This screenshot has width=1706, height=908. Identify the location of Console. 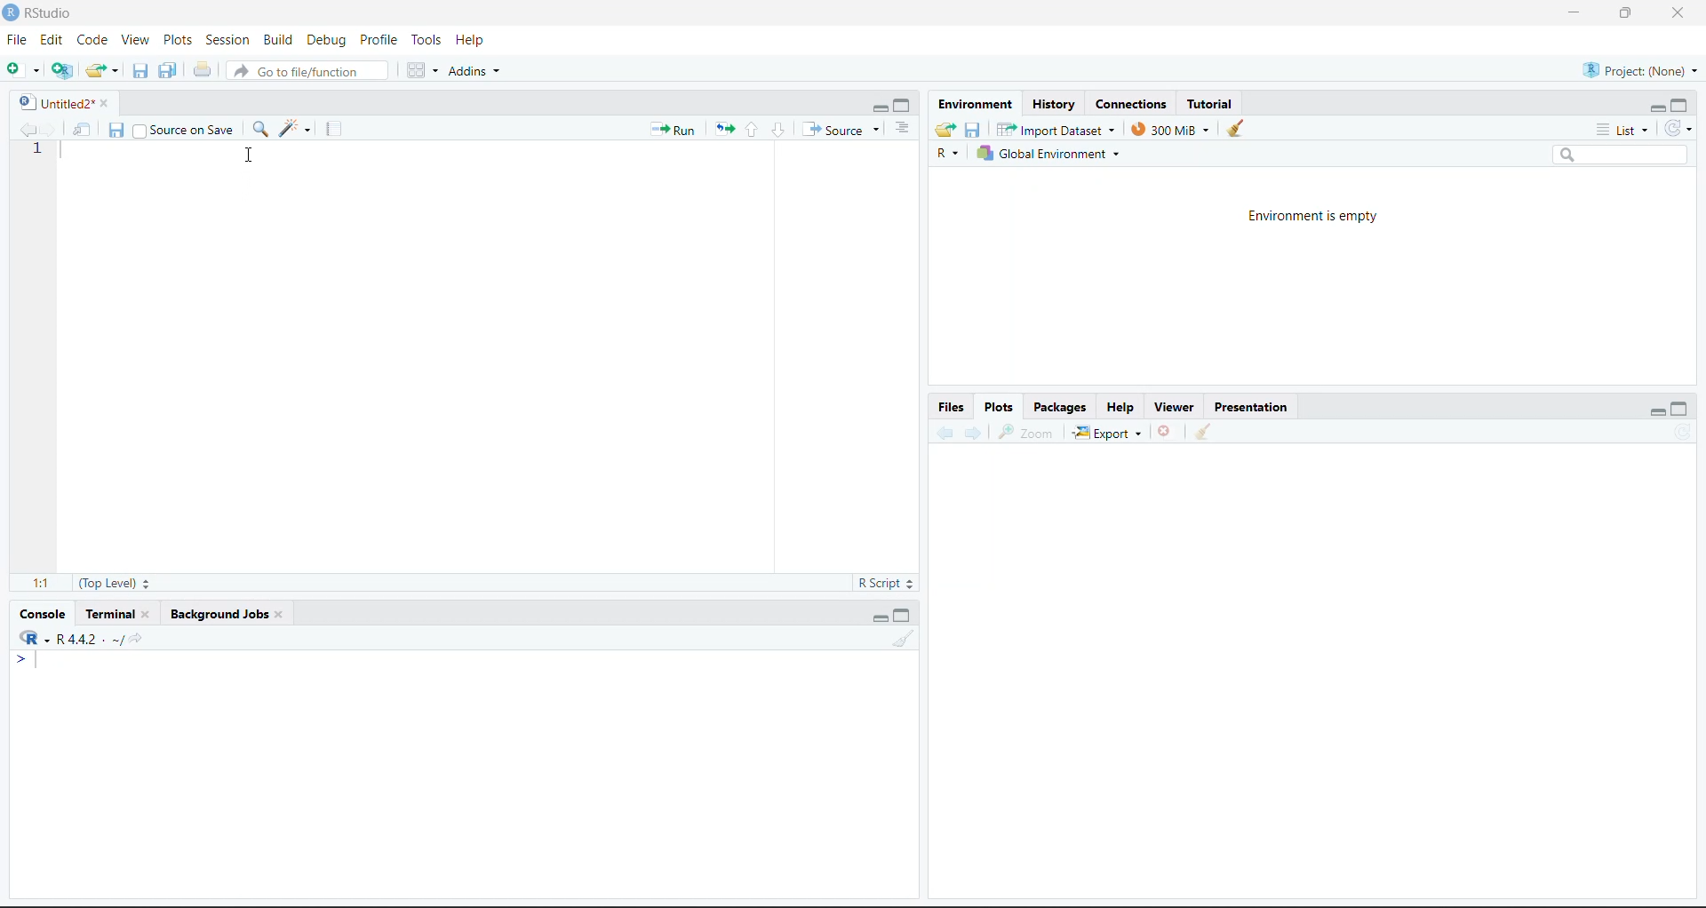
(42, 615).